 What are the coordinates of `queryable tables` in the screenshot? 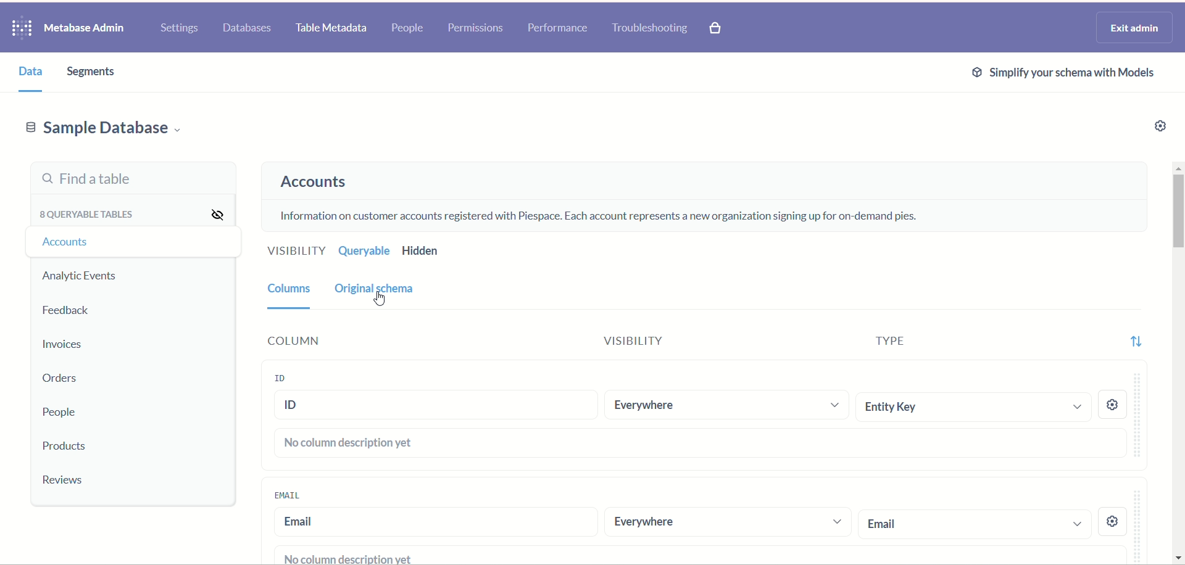 It's located at (86, 216).